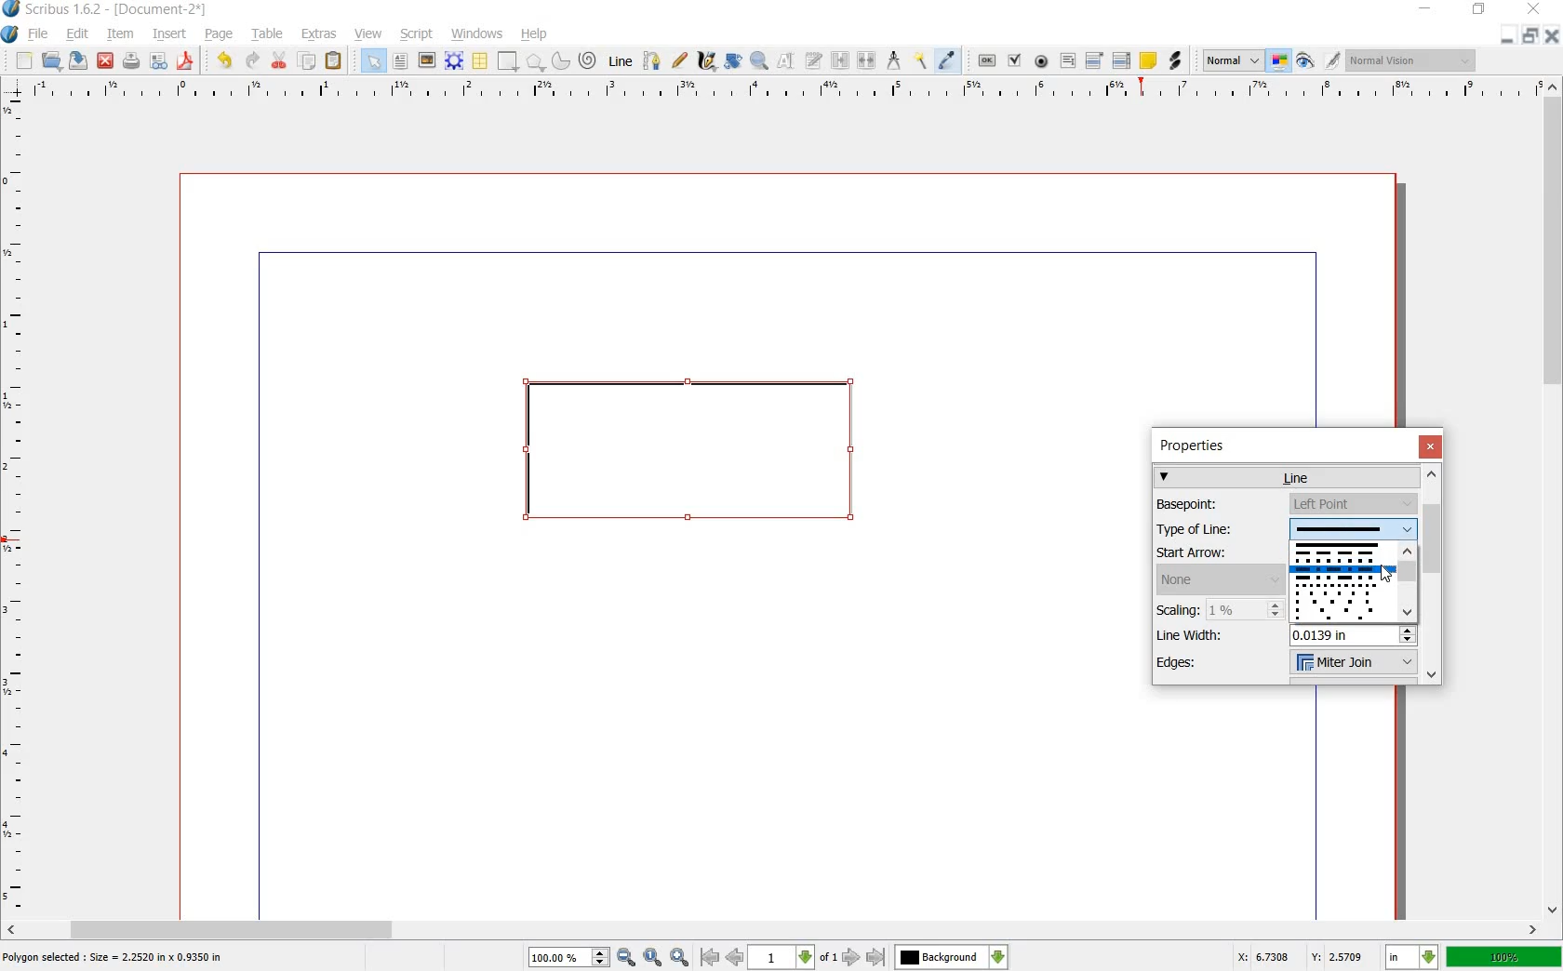 The image size is (1563, 971). What do you see at coordinates (1247, 609) in the screenshot?
I see `1%` at bounding box center [1247, 609].